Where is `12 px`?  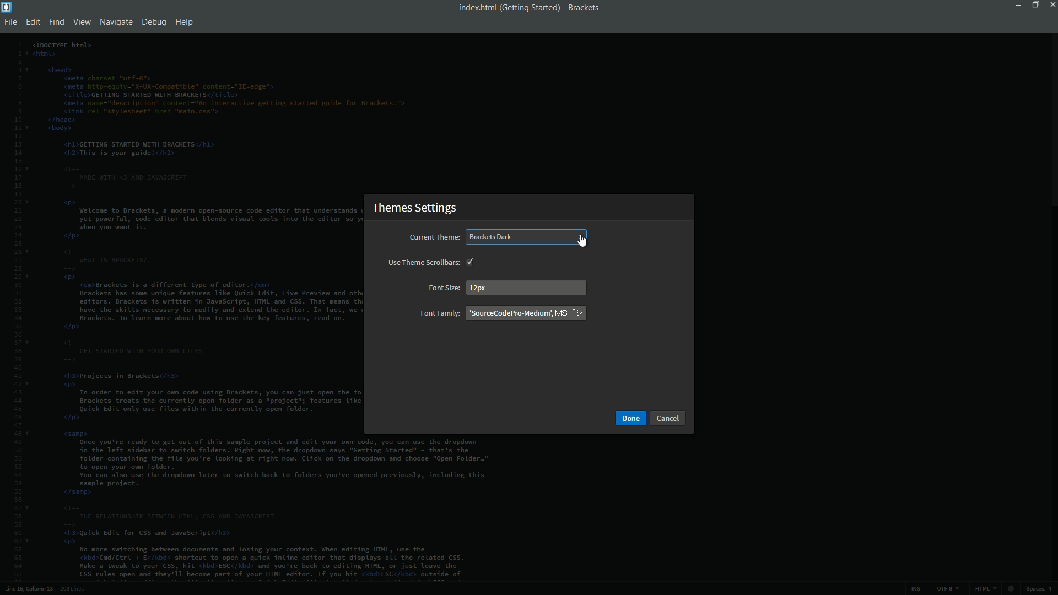
12 px is located at coordinates (477, 288).